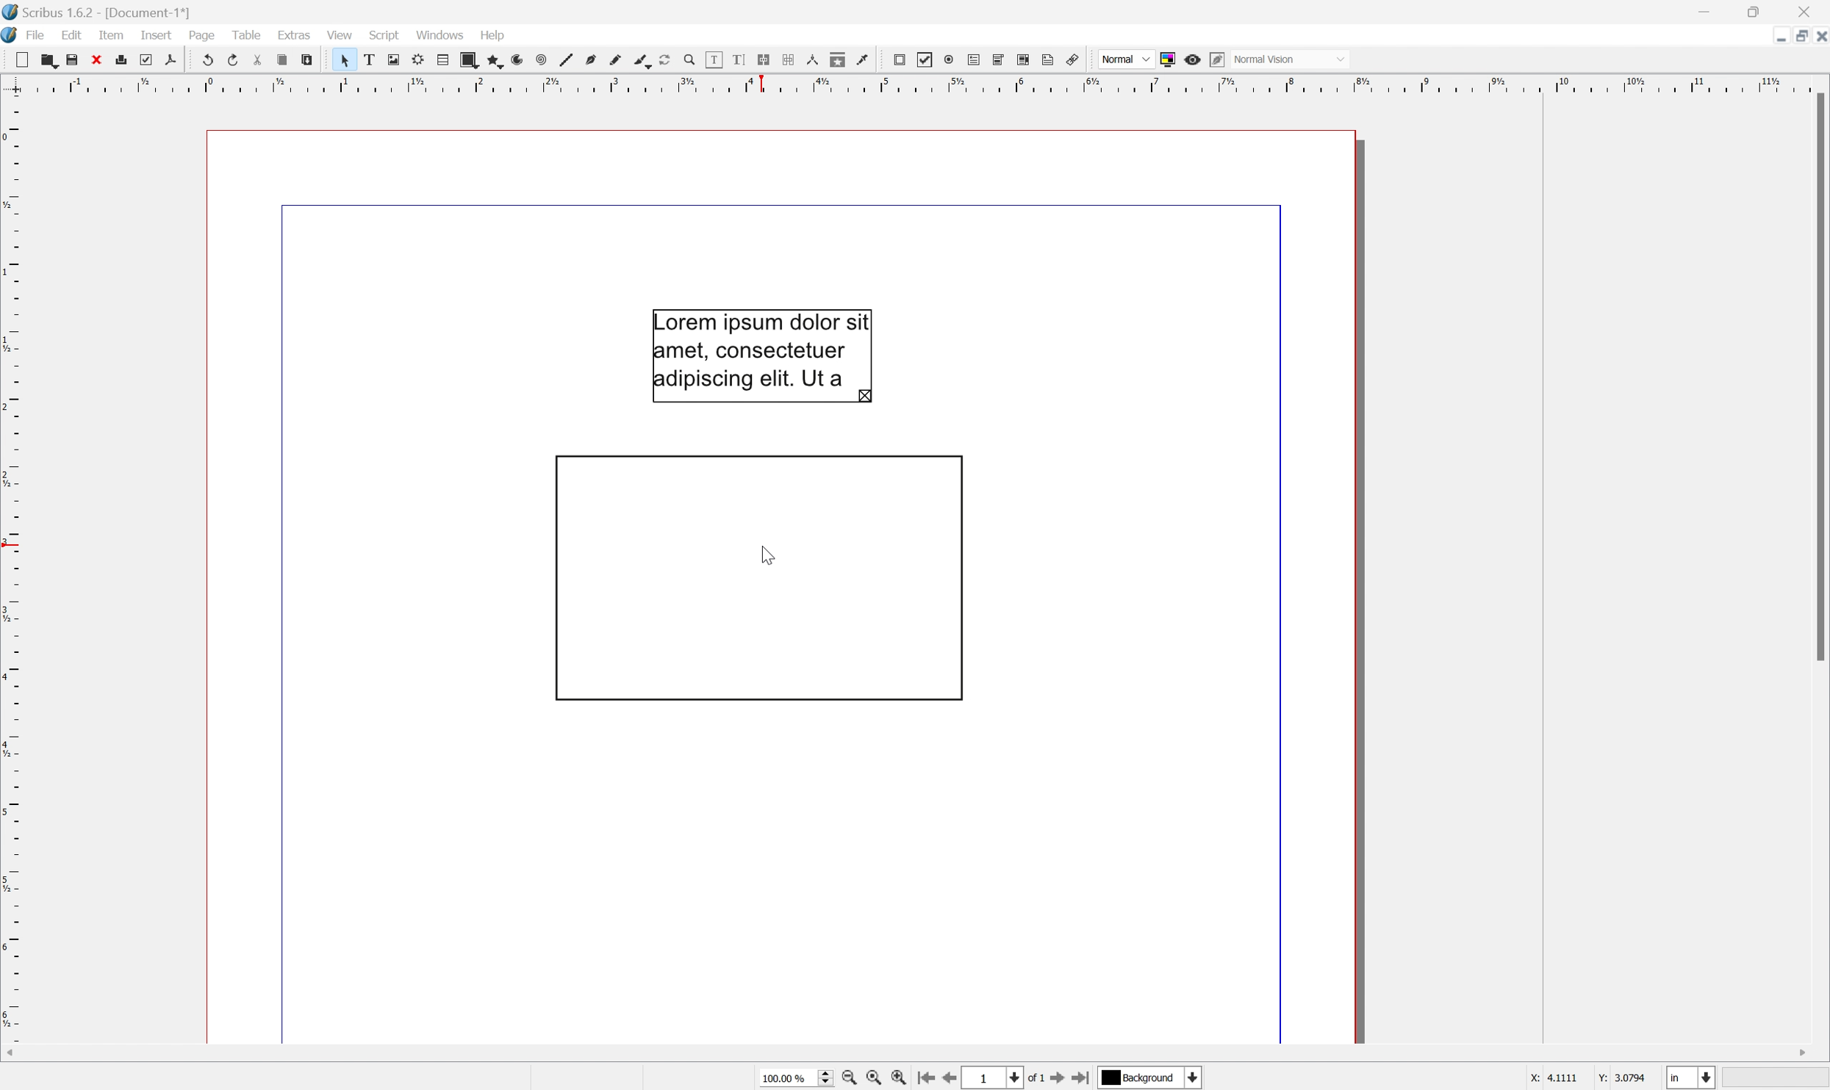  Describe the element at coordinates (308, 60) in the screenshot. I see `Paste` at that location.